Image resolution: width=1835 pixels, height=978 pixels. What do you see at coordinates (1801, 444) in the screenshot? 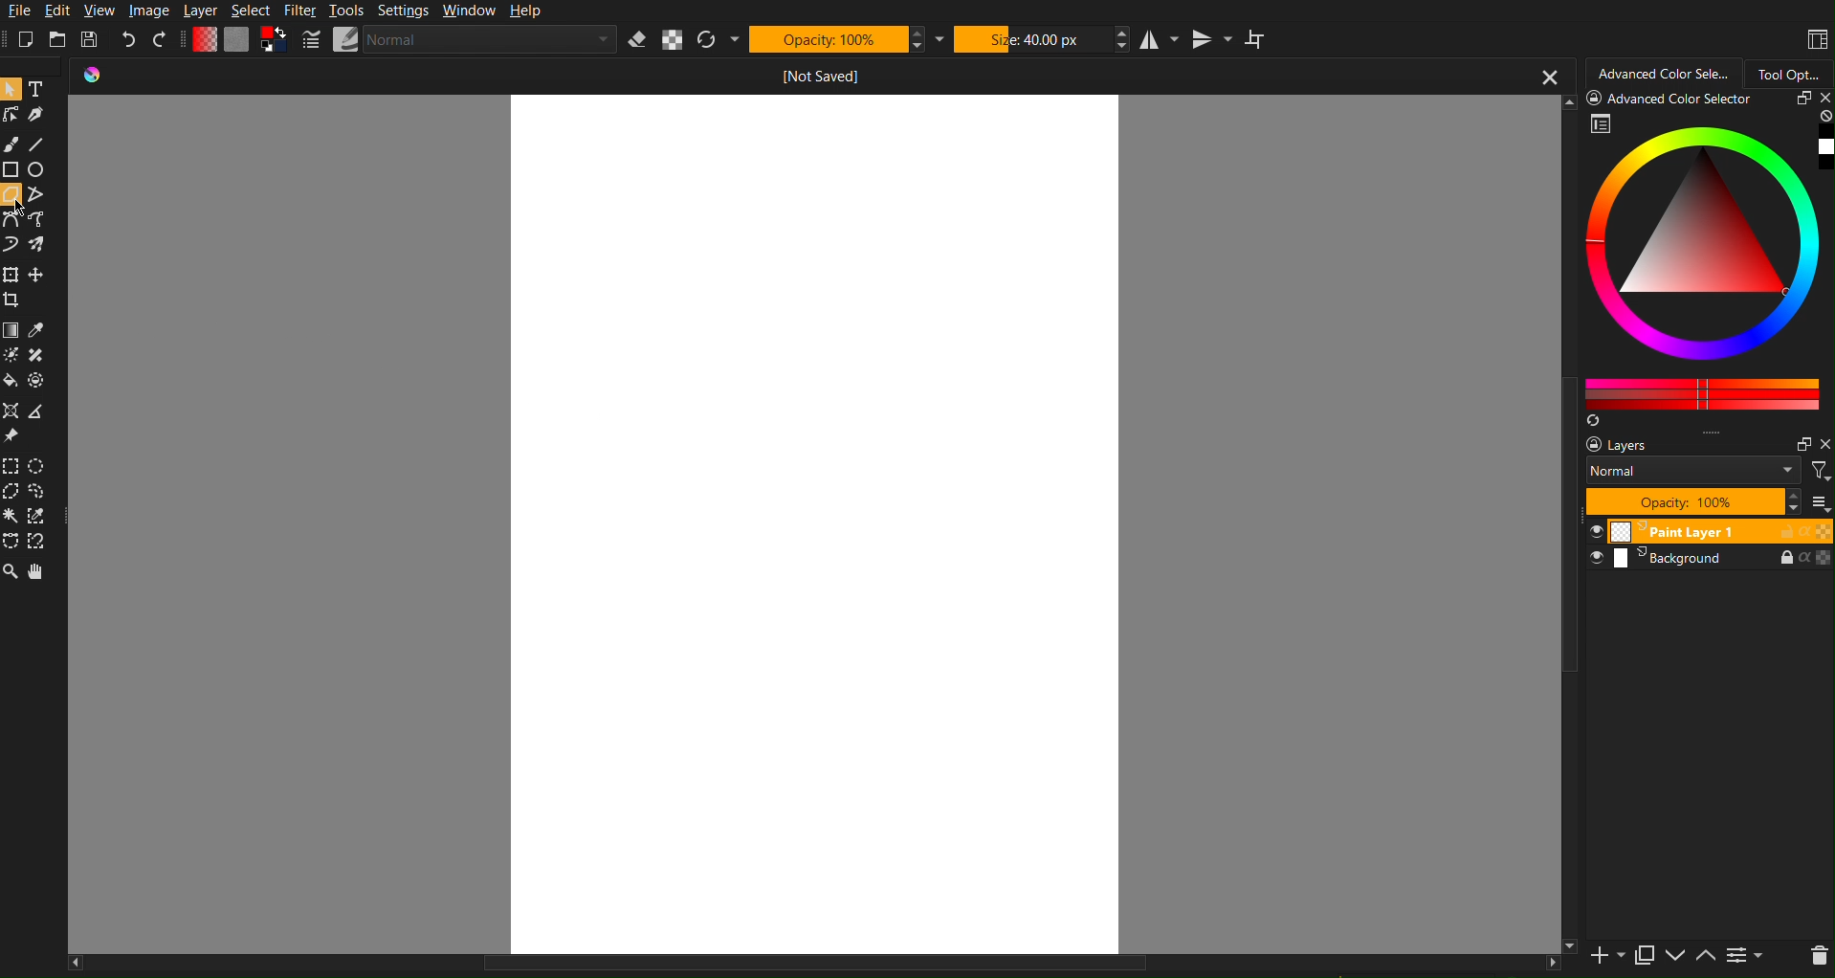
I see `restore panel` at bounding box center [1801, 444].